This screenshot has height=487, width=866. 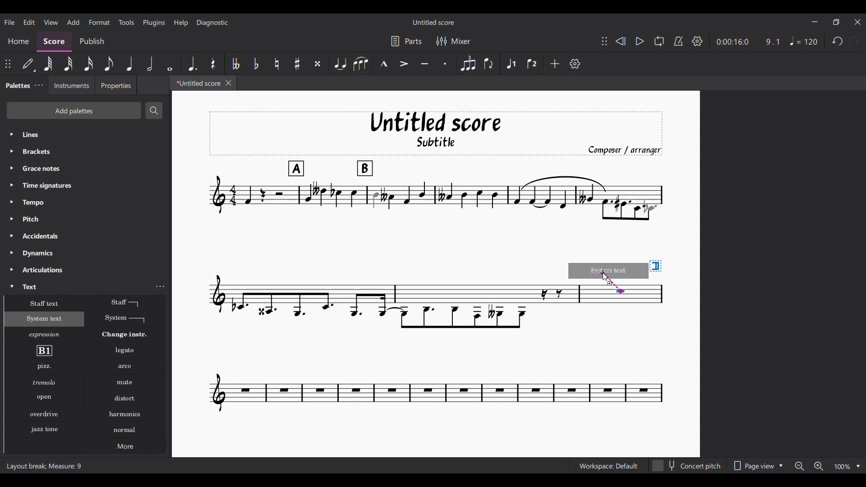 I want to click on Add menu, so click(x=74, y=22).